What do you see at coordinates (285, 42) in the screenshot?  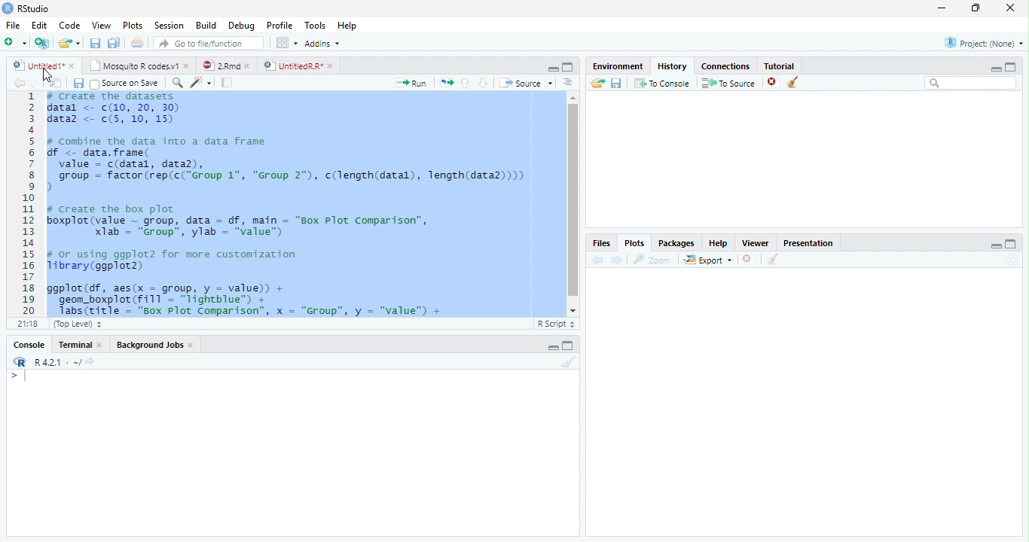 I see `Workspace panes` at bounding box center [285, 42].